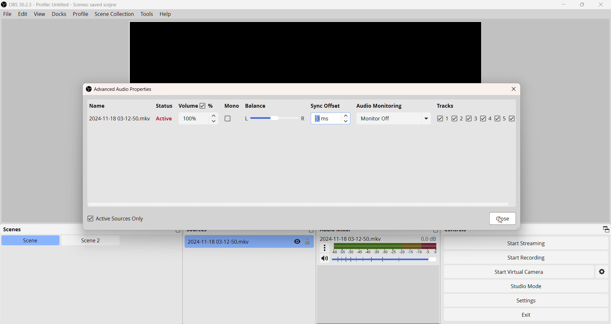 The width and height of the screenshot is (611, 324). Describe the element at coordinates (220, 241) in the screenshot. I see `WebCam Source` at that location.